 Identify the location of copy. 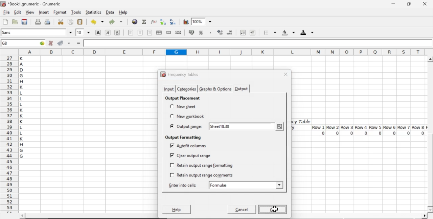
(71, 22).